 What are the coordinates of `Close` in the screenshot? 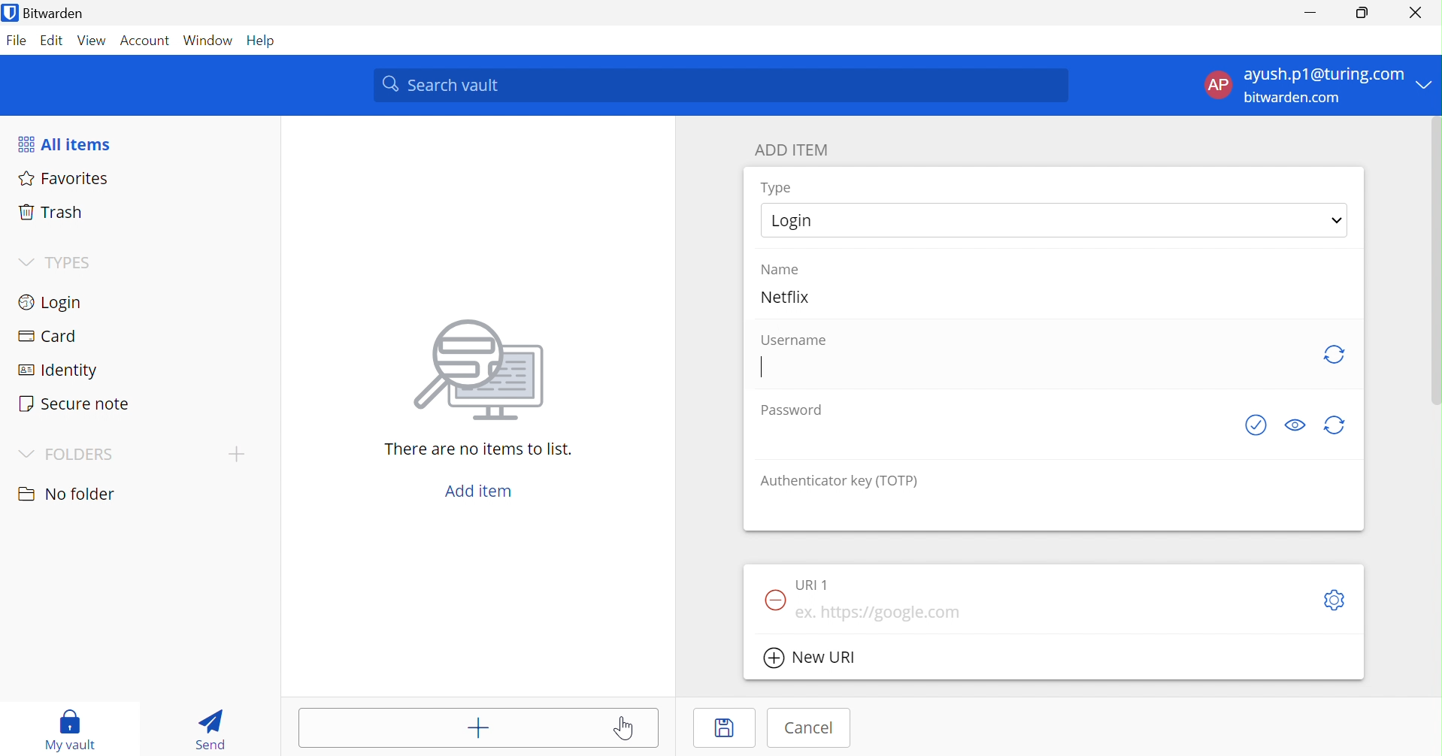 It's located at (1415, 13).